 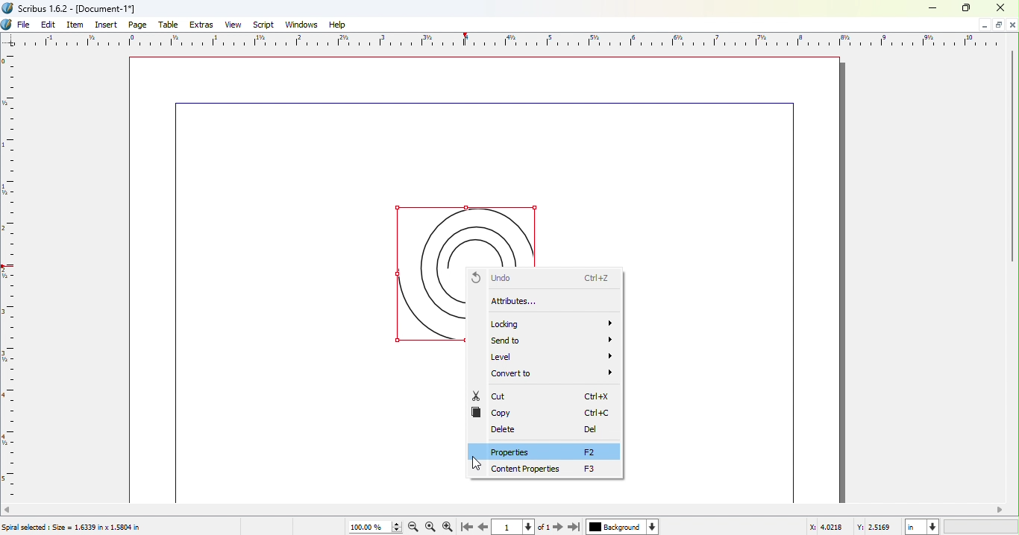 I want to click on Zoom out, so click(x=413, y=528).